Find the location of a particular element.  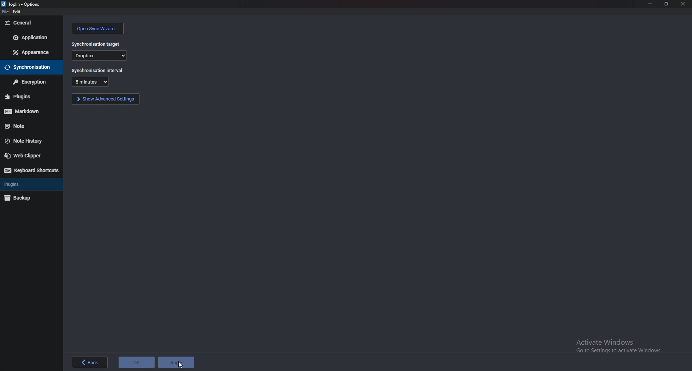

application is located at coordinates (32, 37).